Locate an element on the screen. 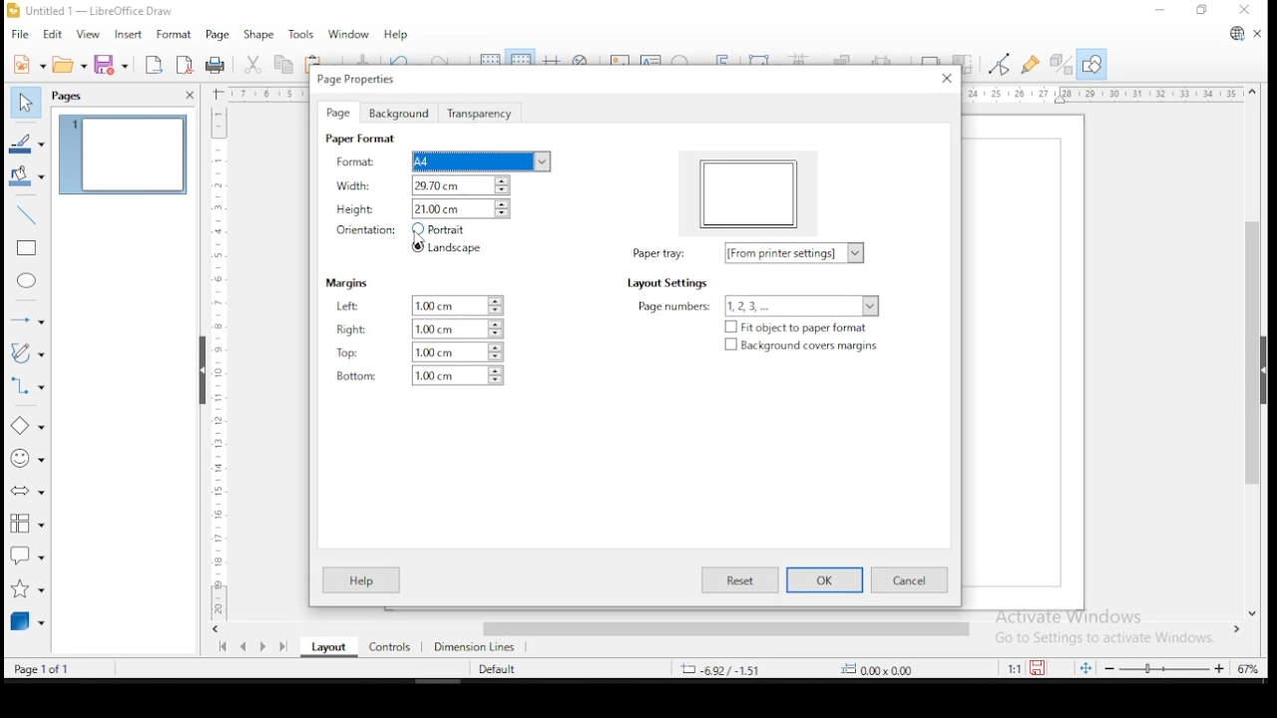 This screenshot has width=1277, height=718. reset is located at coordinates (742, 580).